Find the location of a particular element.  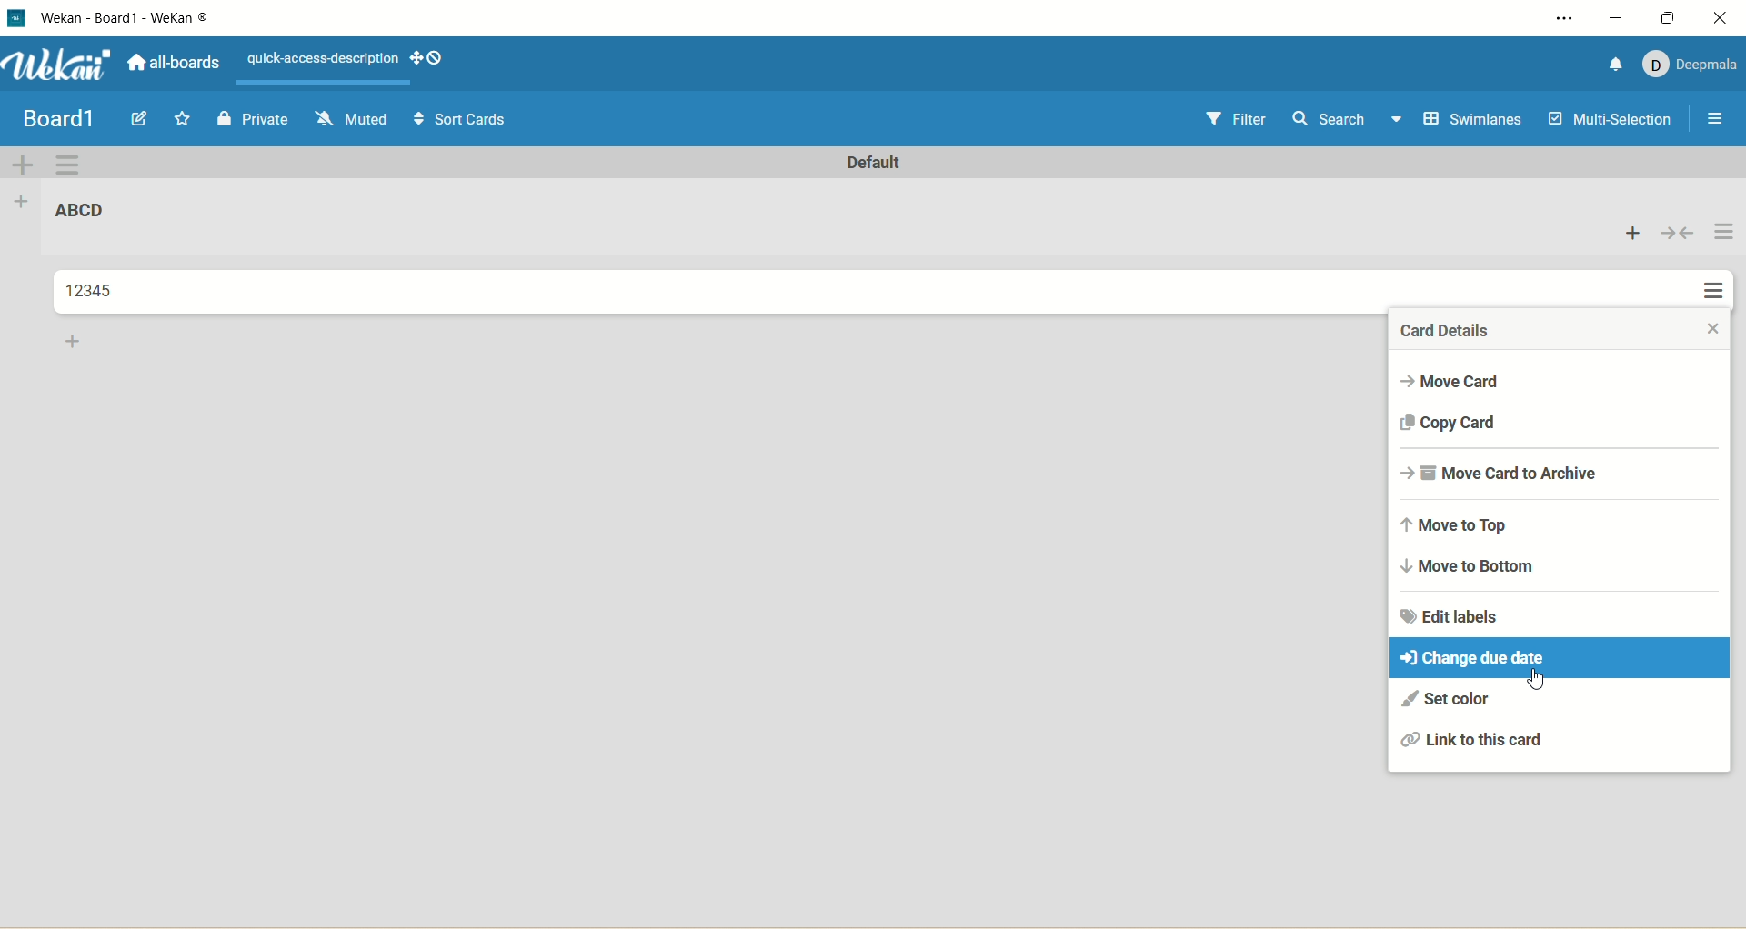

swimlane action is located at coordinates (68, 165).